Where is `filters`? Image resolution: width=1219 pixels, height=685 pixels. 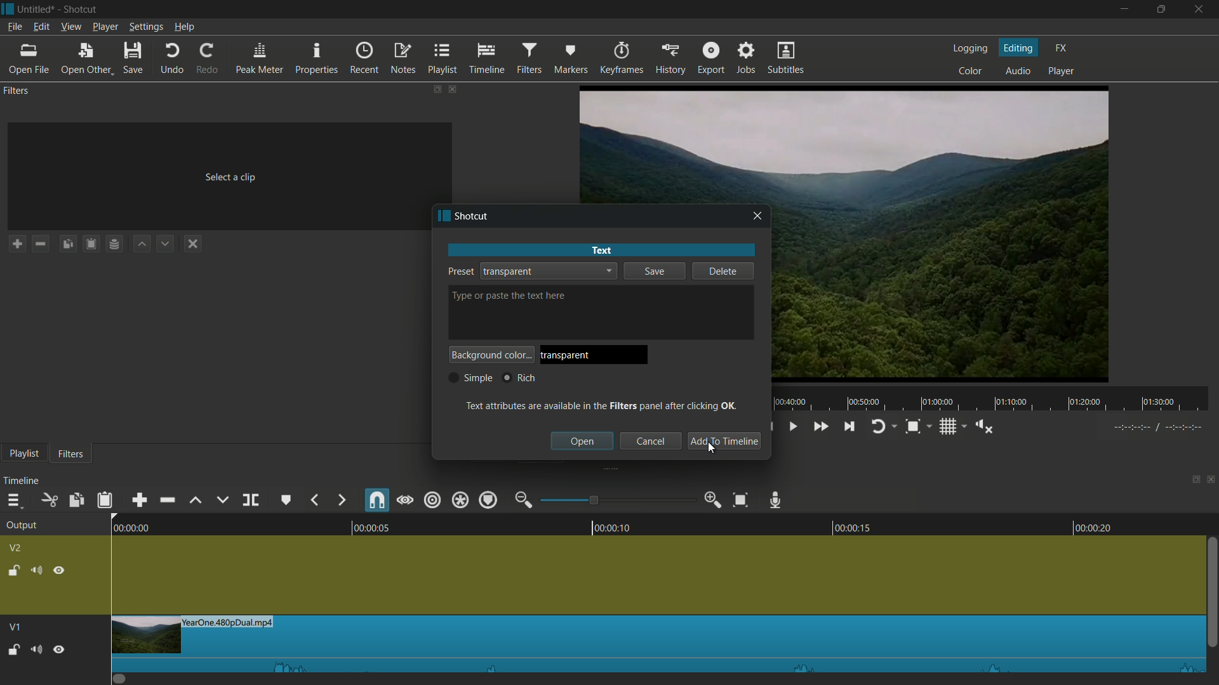
filters is located at coordinates (18, 91).